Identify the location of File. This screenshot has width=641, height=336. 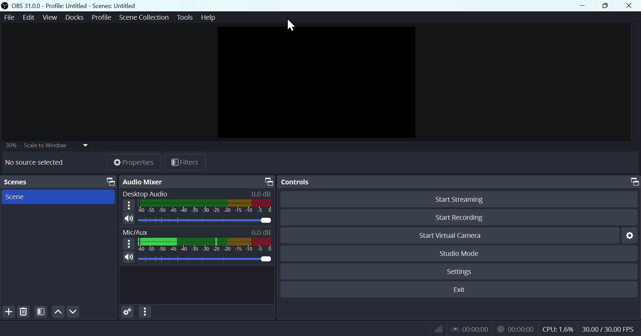
(10, 17).